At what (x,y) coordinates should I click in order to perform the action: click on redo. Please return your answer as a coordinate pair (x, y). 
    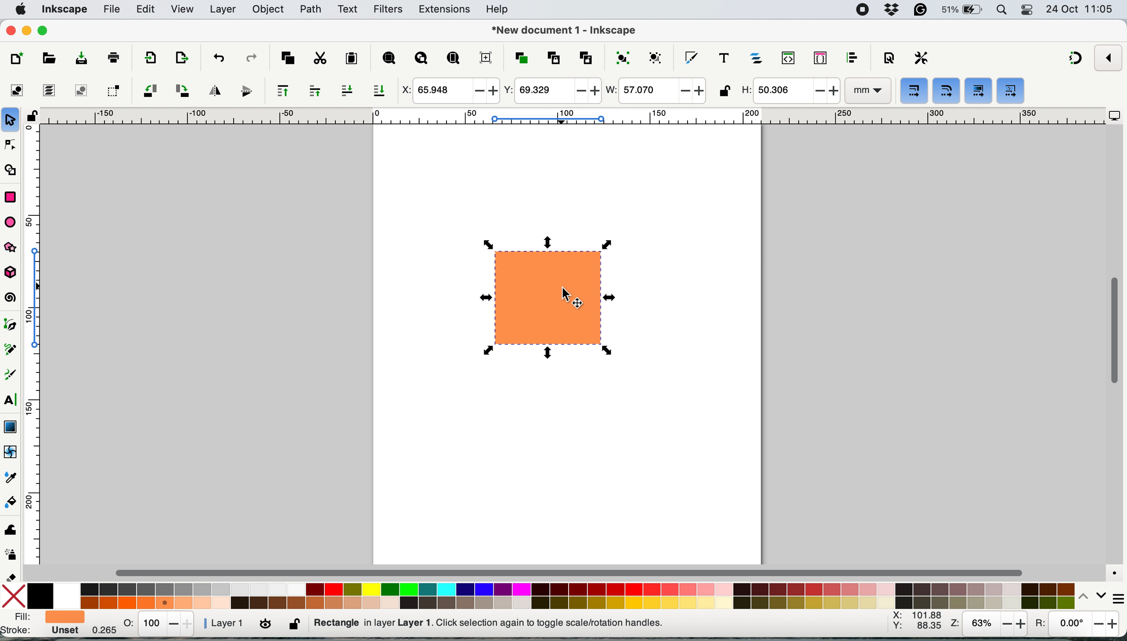
    Looking at the image, I should click on (251, 57).